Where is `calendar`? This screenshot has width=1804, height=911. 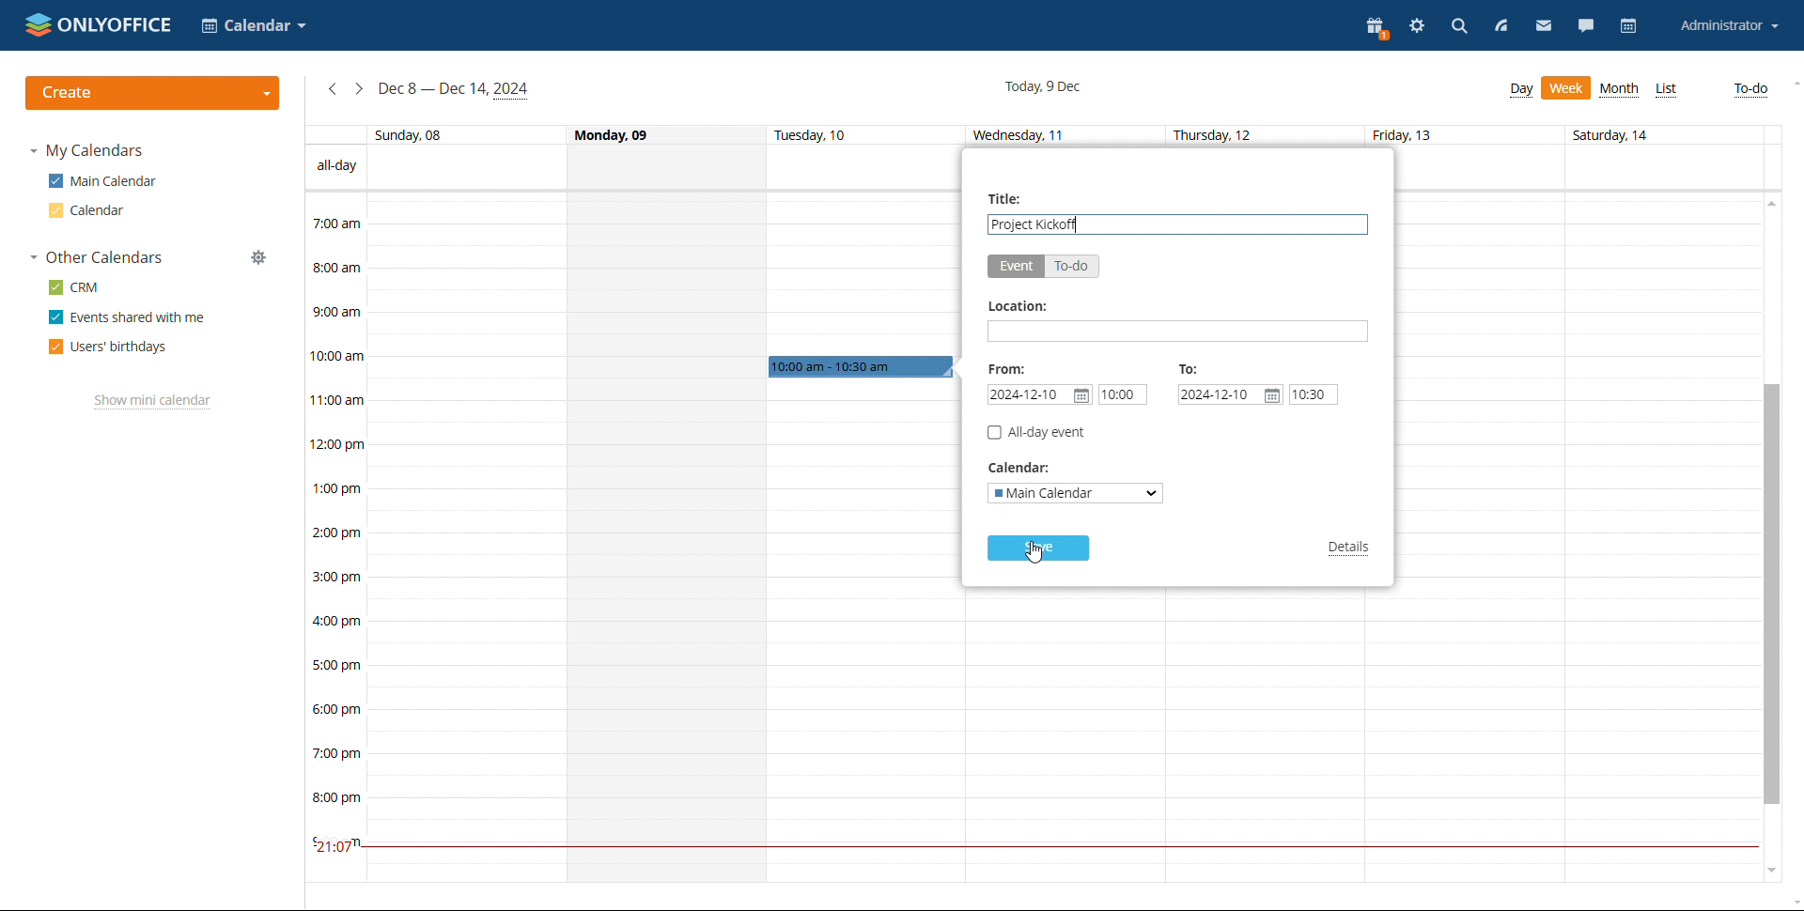
calendar is located at coordinates (1628, 27).